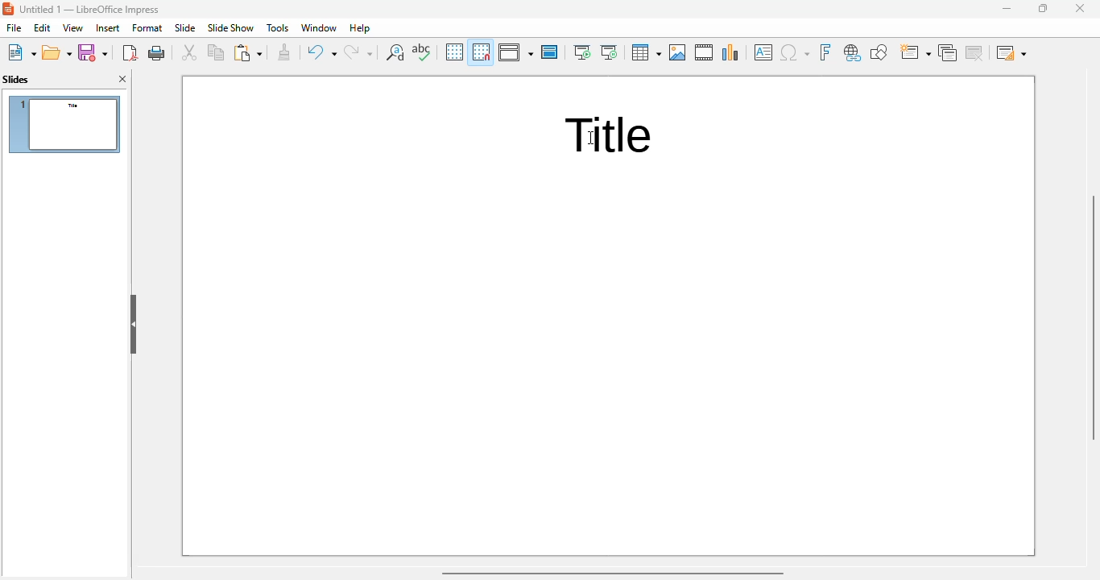 The image size is (1100, 580). Describe the element at coordinates (91, 9) in the screenshot. I see `title` at that location.